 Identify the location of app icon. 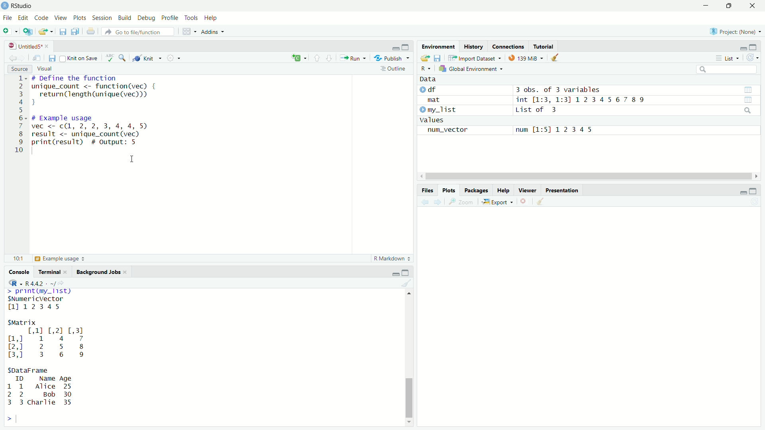
(5, 6).